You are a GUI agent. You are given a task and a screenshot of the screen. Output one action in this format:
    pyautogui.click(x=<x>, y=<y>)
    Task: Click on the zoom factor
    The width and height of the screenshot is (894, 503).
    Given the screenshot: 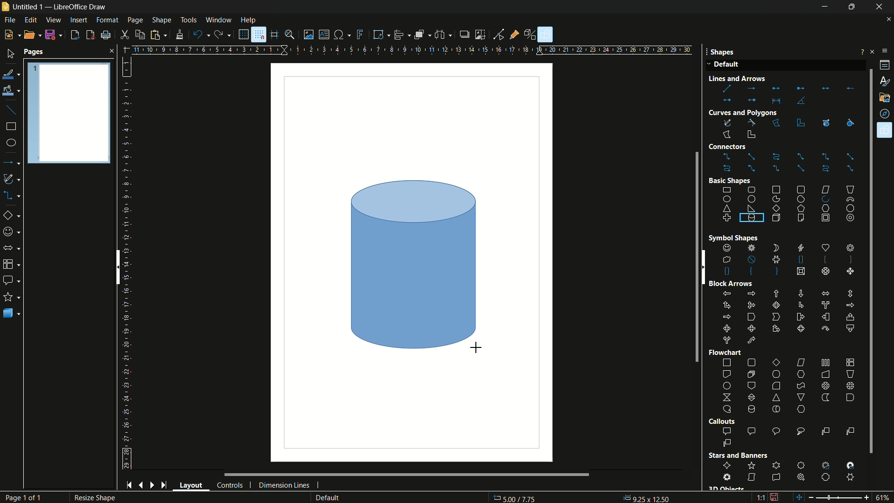 What is the action you would take?
    pyautogui.click(x=885, y=497)
    